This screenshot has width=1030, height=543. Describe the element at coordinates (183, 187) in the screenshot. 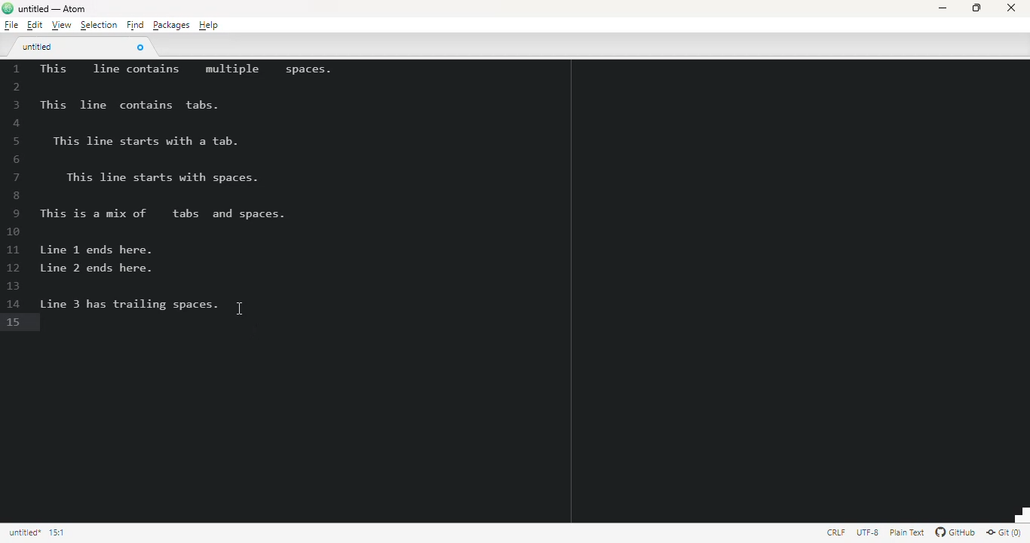

I see `demo text` at that location.